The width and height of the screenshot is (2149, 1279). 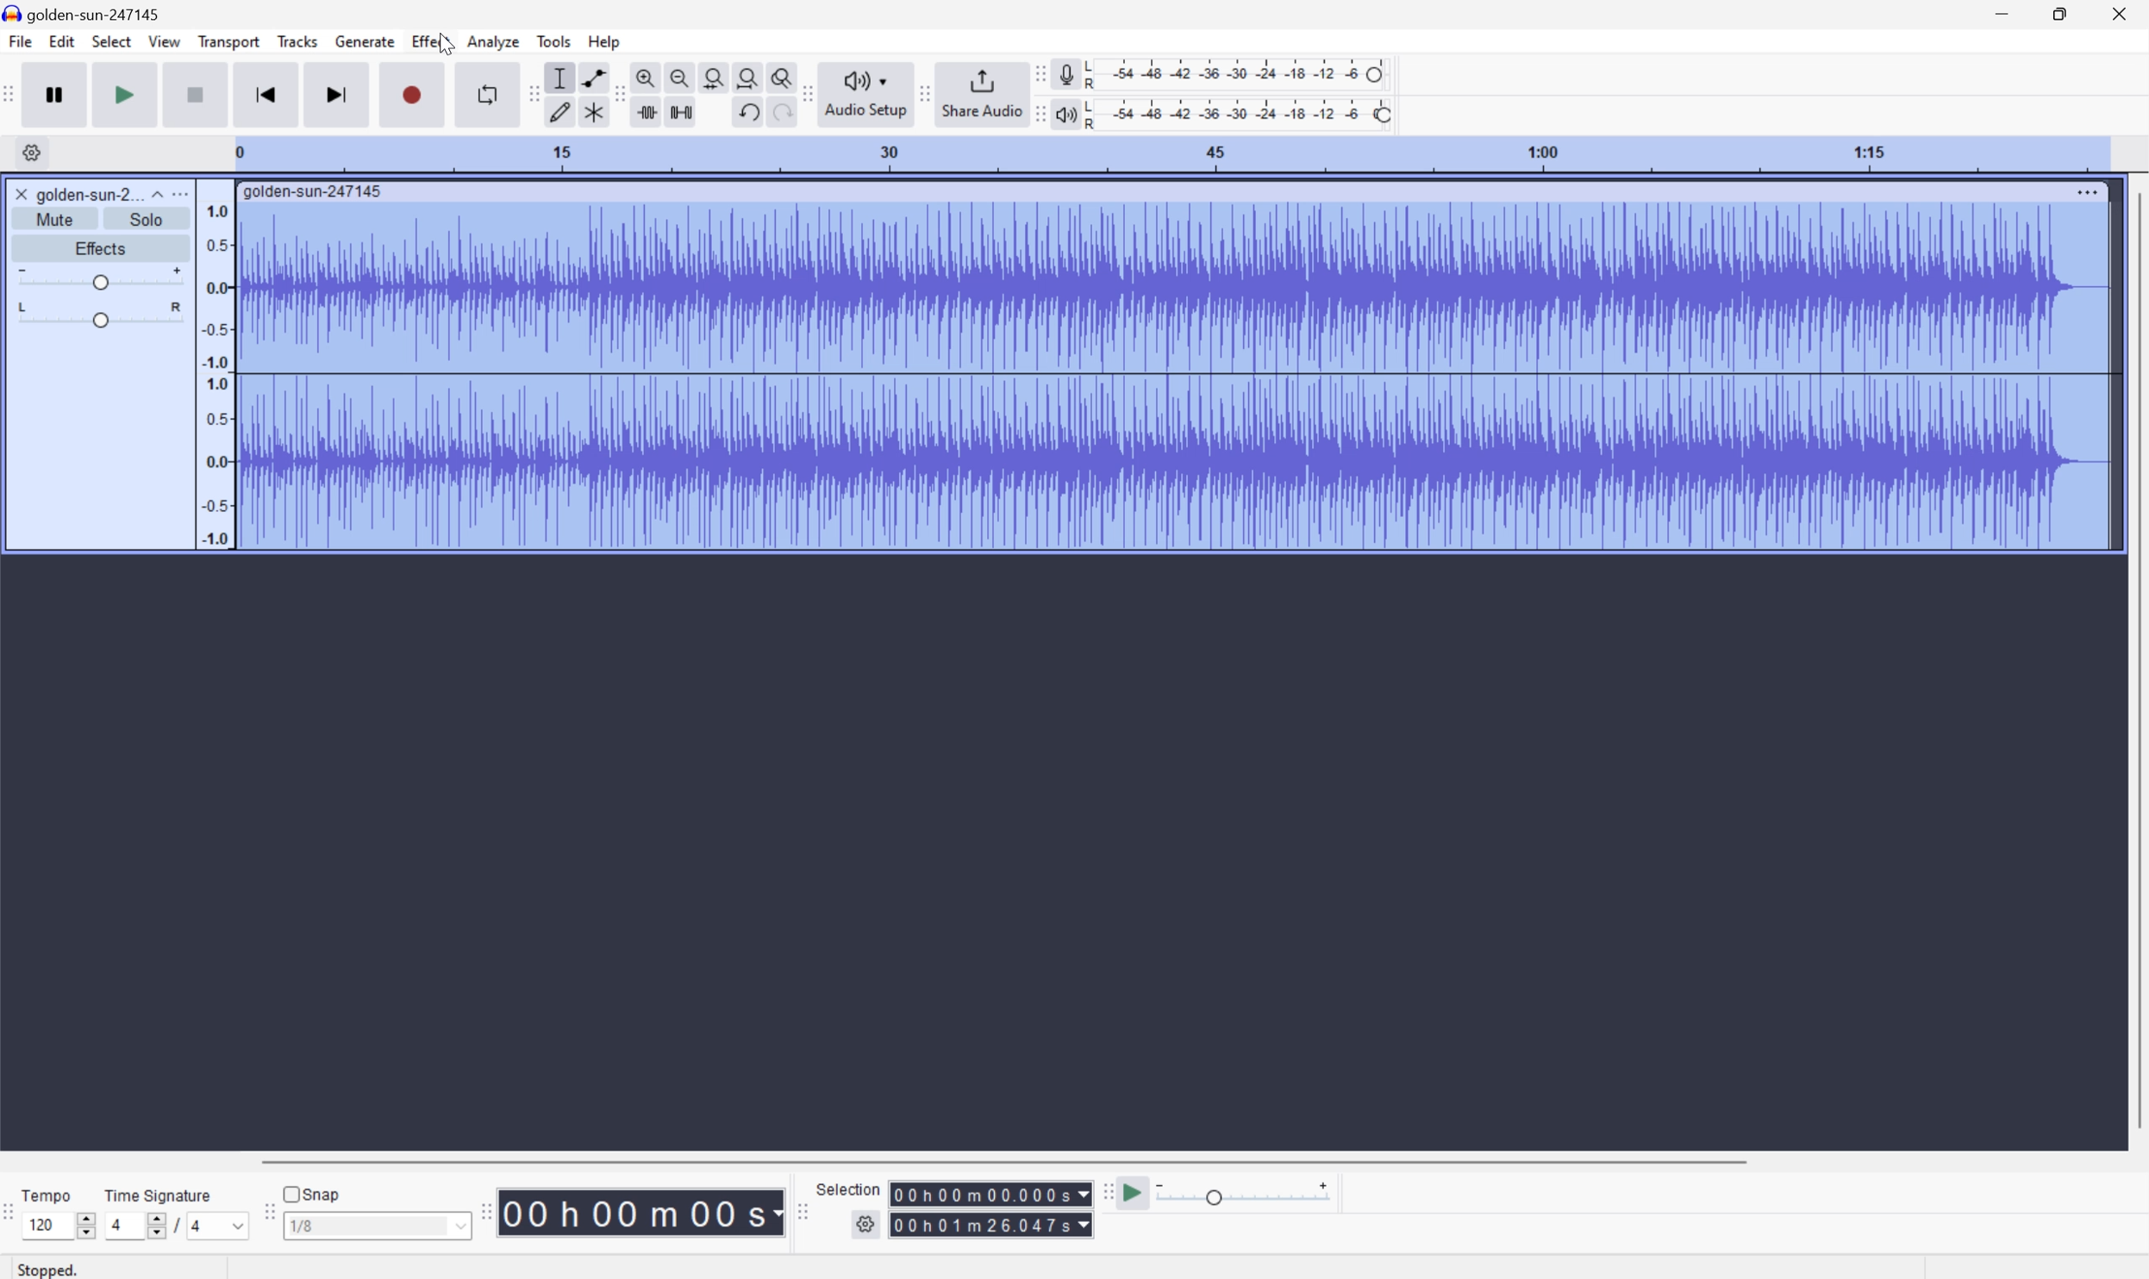 I want to click on File, so click(x=19, y=41).